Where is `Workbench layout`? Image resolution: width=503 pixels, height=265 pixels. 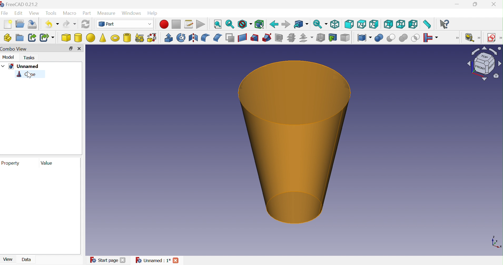
Workbench layout is located at coordinates (484, 64).